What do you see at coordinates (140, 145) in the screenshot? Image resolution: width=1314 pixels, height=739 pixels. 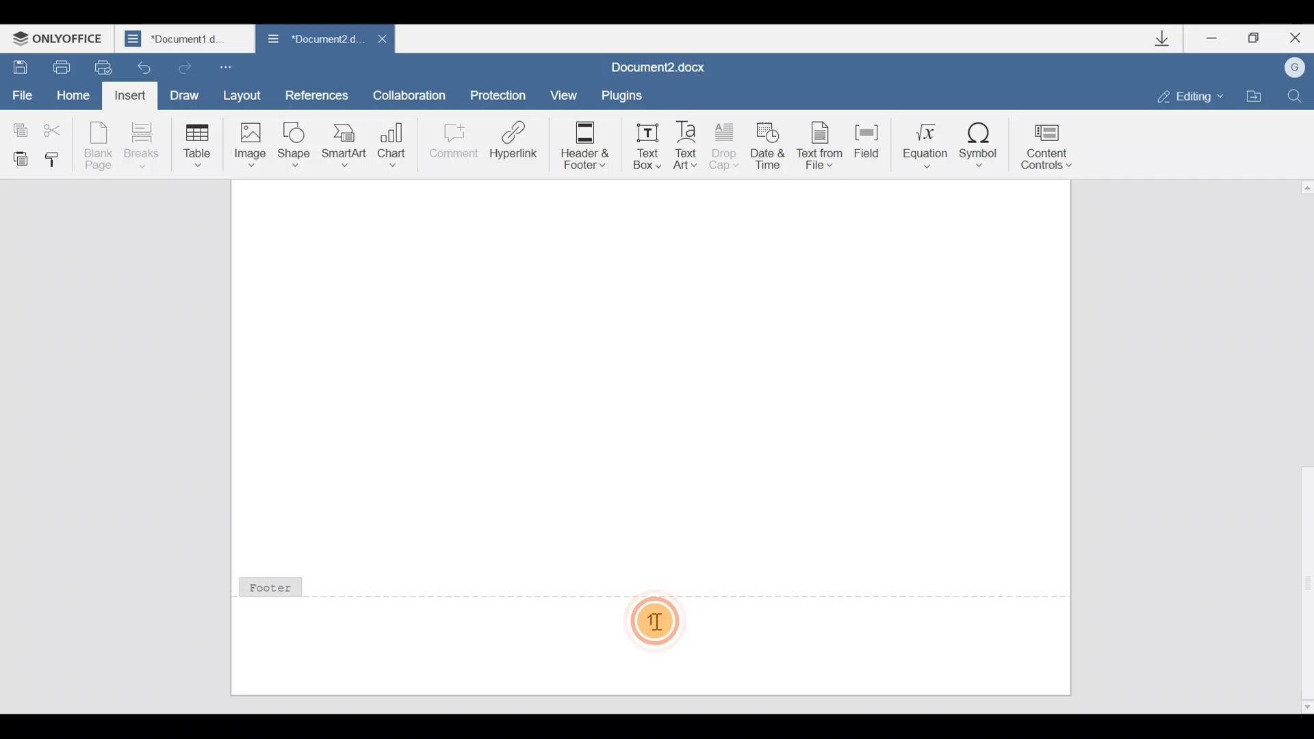 I see `Breaks` at bounding box center [140, 145].